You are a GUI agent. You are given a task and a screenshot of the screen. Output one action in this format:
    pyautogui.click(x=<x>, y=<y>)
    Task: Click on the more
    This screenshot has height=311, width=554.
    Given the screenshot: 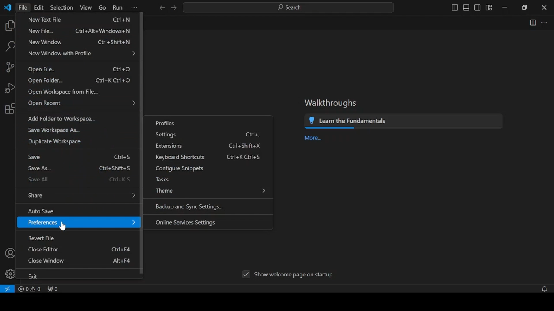 What is the action you would take?
    pyautogui.click(x=313, y=138)
    